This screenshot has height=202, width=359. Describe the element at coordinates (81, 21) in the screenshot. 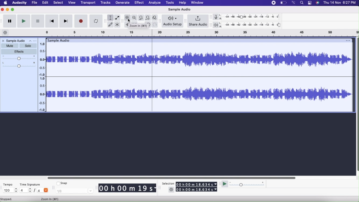

I see `Record` at that location.